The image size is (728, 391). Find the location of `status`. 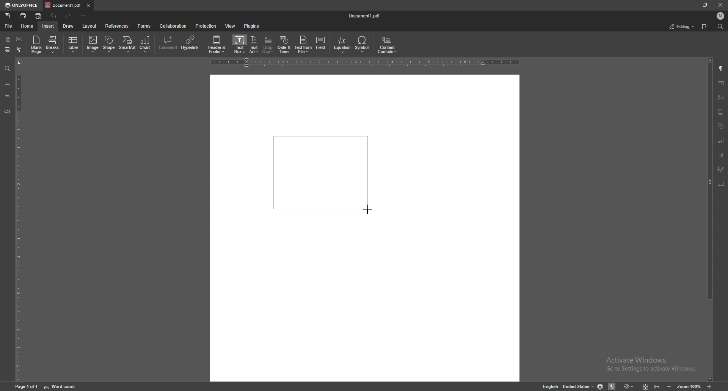

status is located at coordinates (682, 27).